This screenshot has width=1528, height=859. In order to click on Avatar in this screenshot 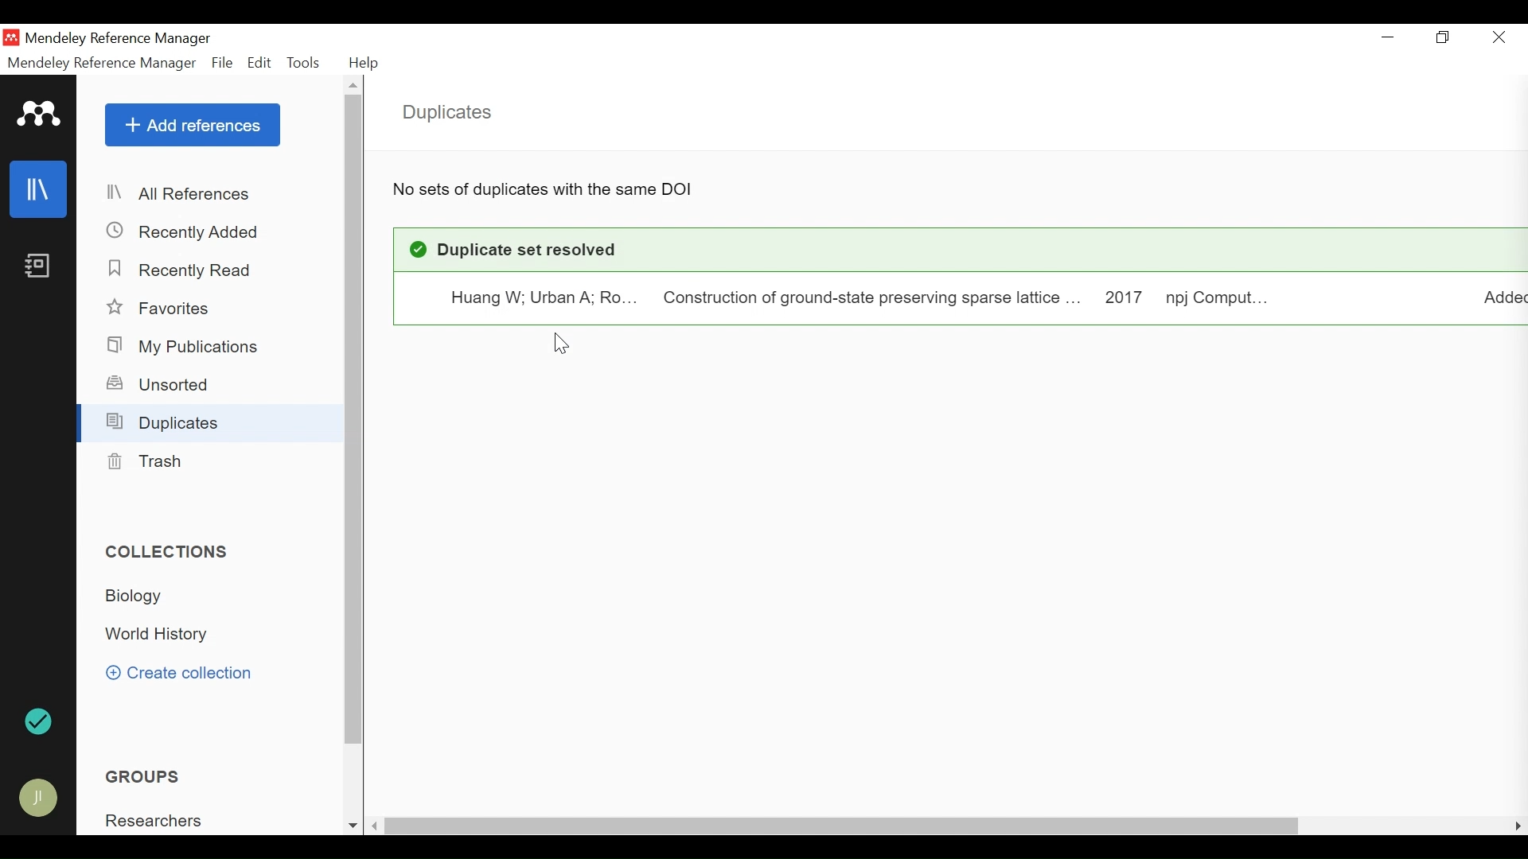, I will do `click(41, 795)`.